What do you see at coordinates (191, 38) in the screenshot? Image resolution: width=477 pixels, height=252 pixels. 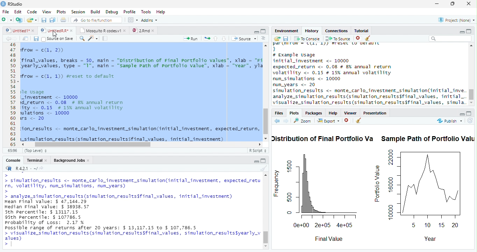 I see `Run` at bounding box center [191, 38].